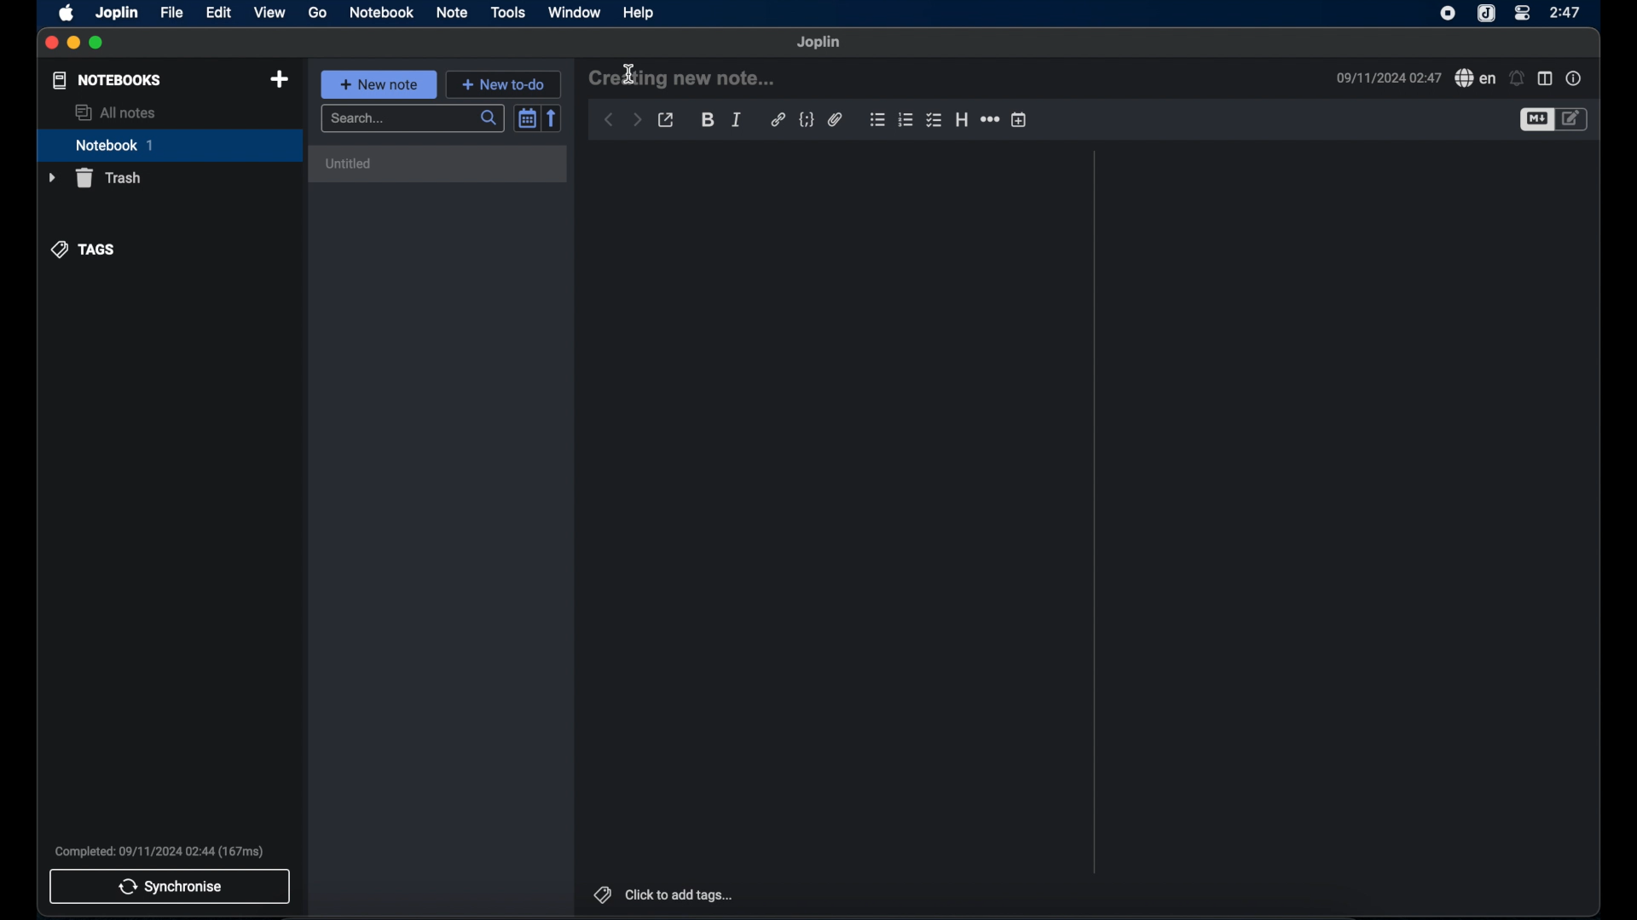 The width and height of the screenshot is (1637, 920). I want to click on new notebook, so click(279, 80).